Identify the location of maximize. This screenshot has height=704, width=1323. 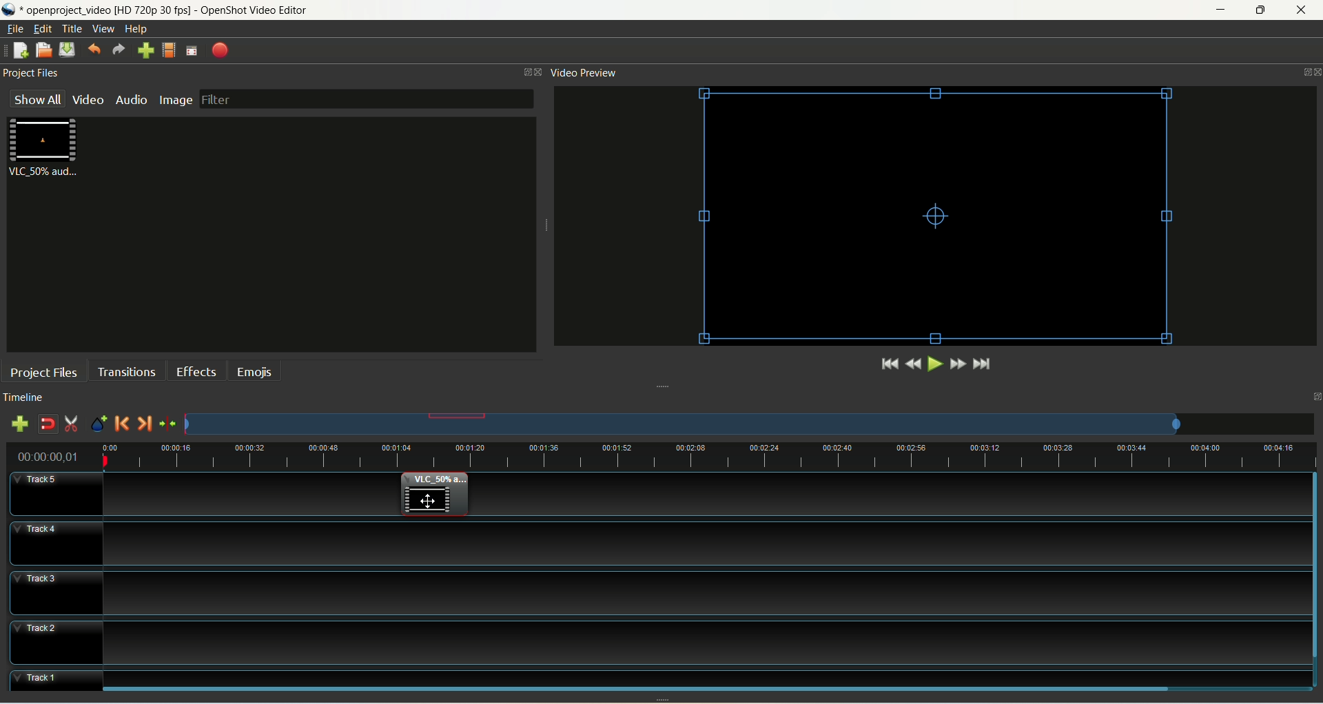
(1260, 10).